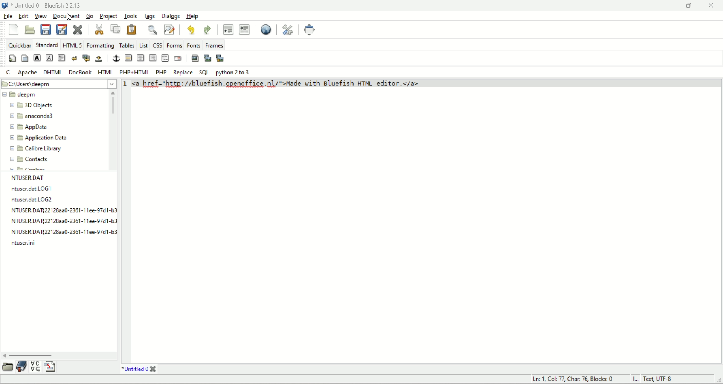 The width and height of the screenshot is (723, 384). I want to click on ln, col, char, blocks, so click(570, 379).